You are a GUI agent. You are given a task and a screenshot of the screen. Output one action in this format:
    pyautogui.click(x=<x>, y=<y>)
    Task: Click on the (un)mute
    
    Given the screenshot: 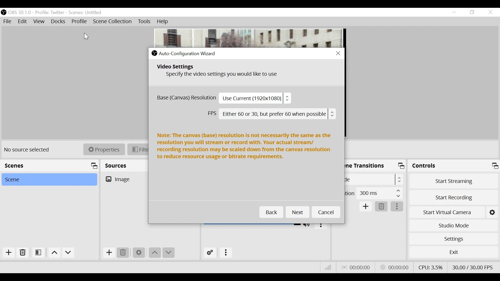 What is the action you would take?
    pyautogui.click(x=308, y=224)
    